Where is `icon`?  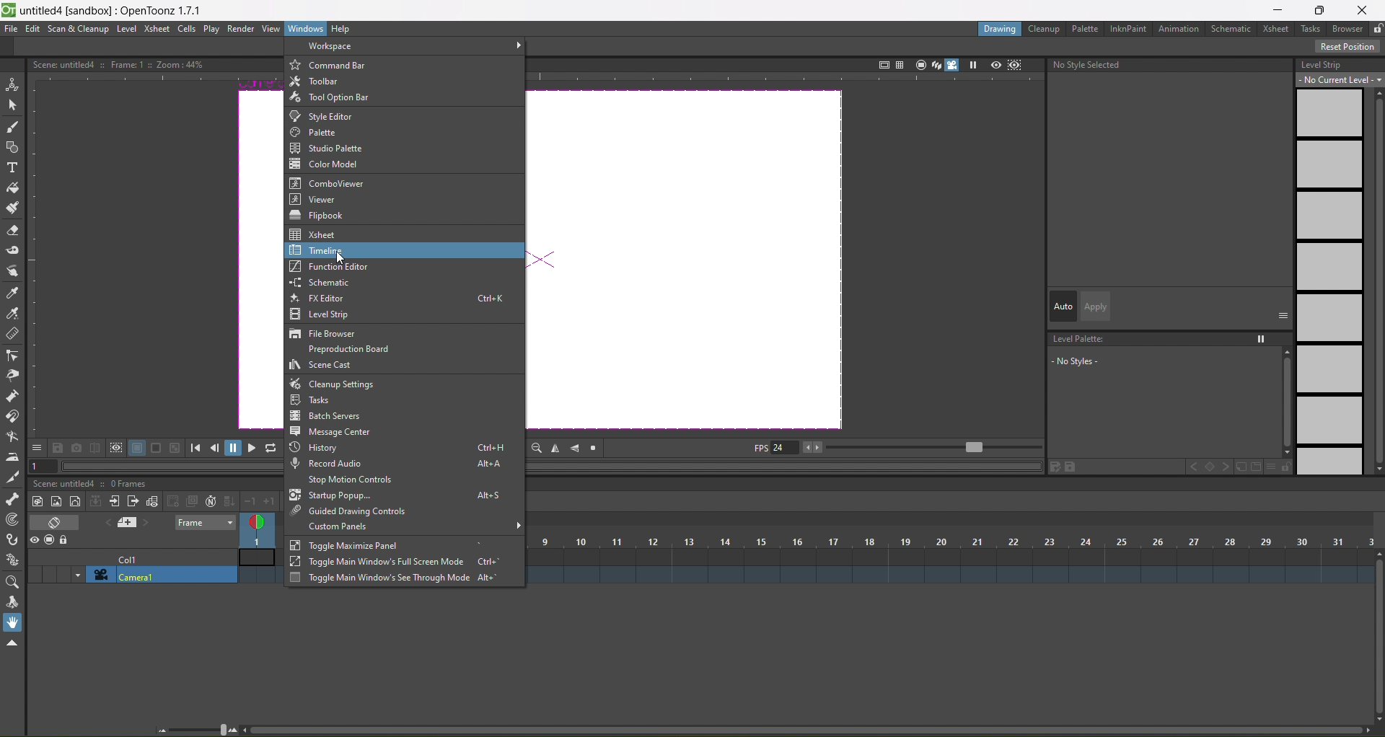
icon is located at coordinates (50, 541).